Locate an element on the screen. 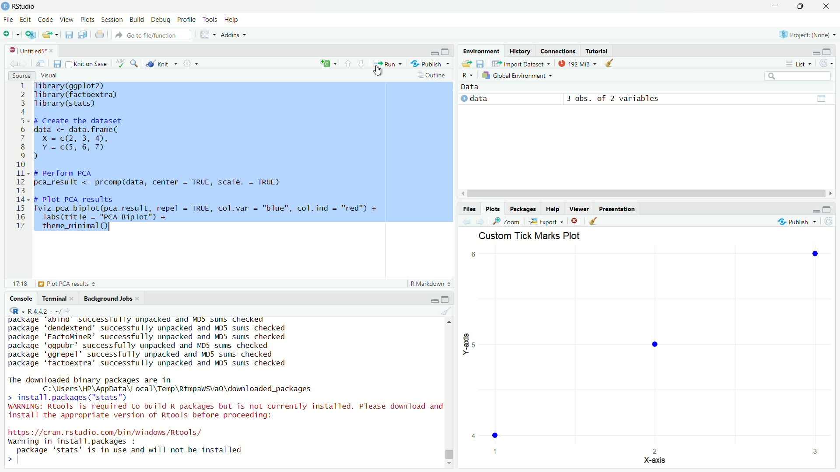  refresh is located at coordinates (829, 221).